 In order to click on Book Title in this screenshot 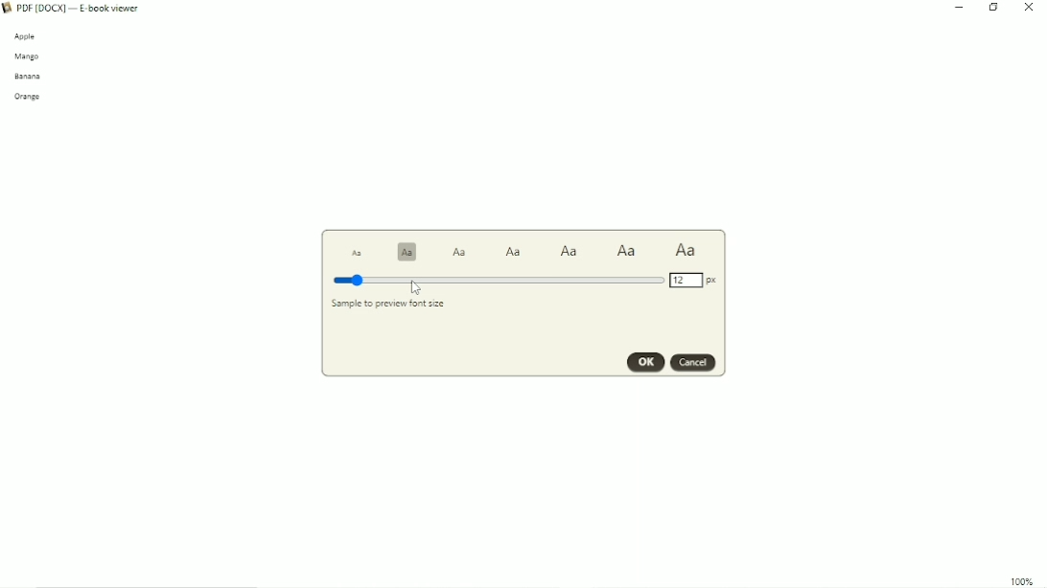, I will do `click(83, 8)`.